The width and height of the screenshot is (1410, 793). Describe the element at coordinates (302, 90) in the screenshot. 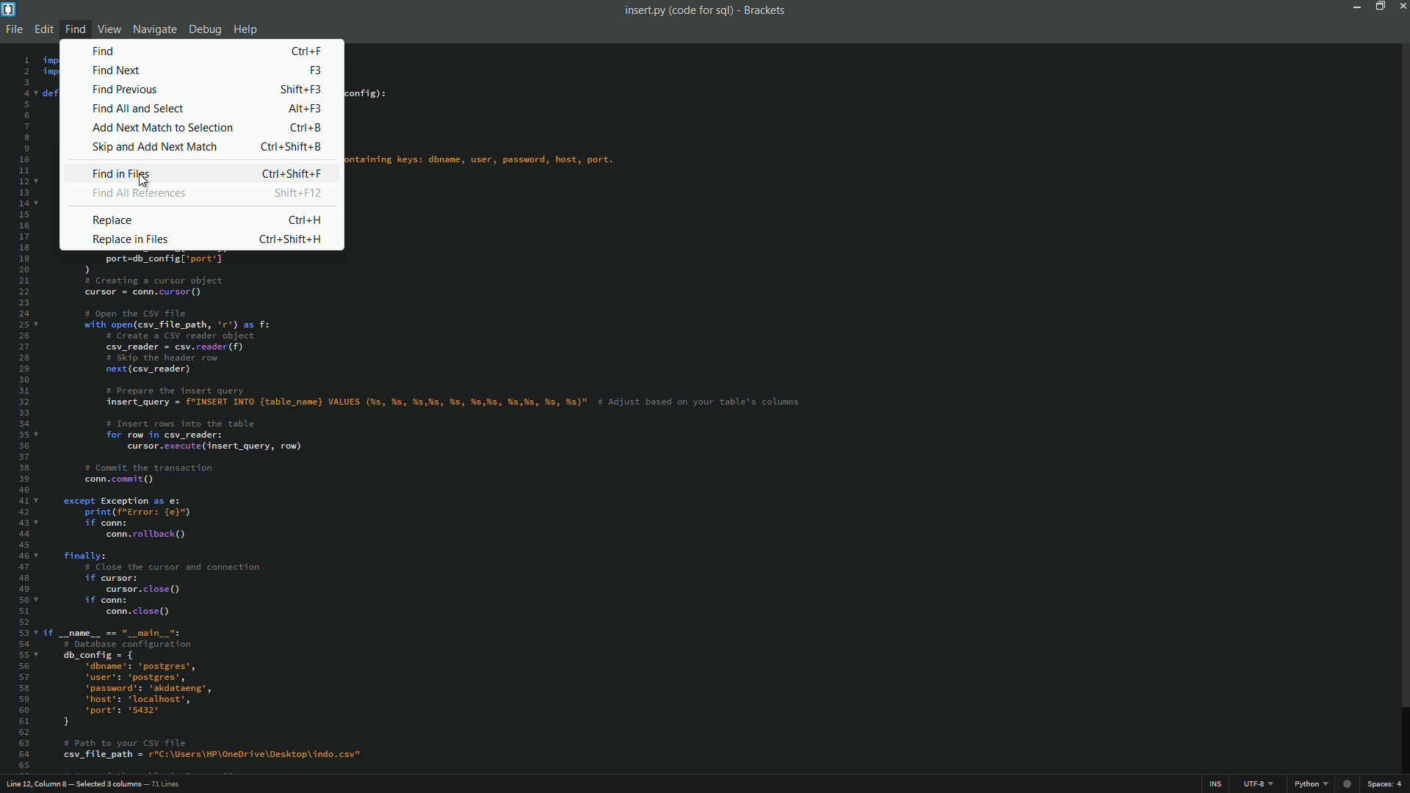

I see `keyboard shortcut` at that location.